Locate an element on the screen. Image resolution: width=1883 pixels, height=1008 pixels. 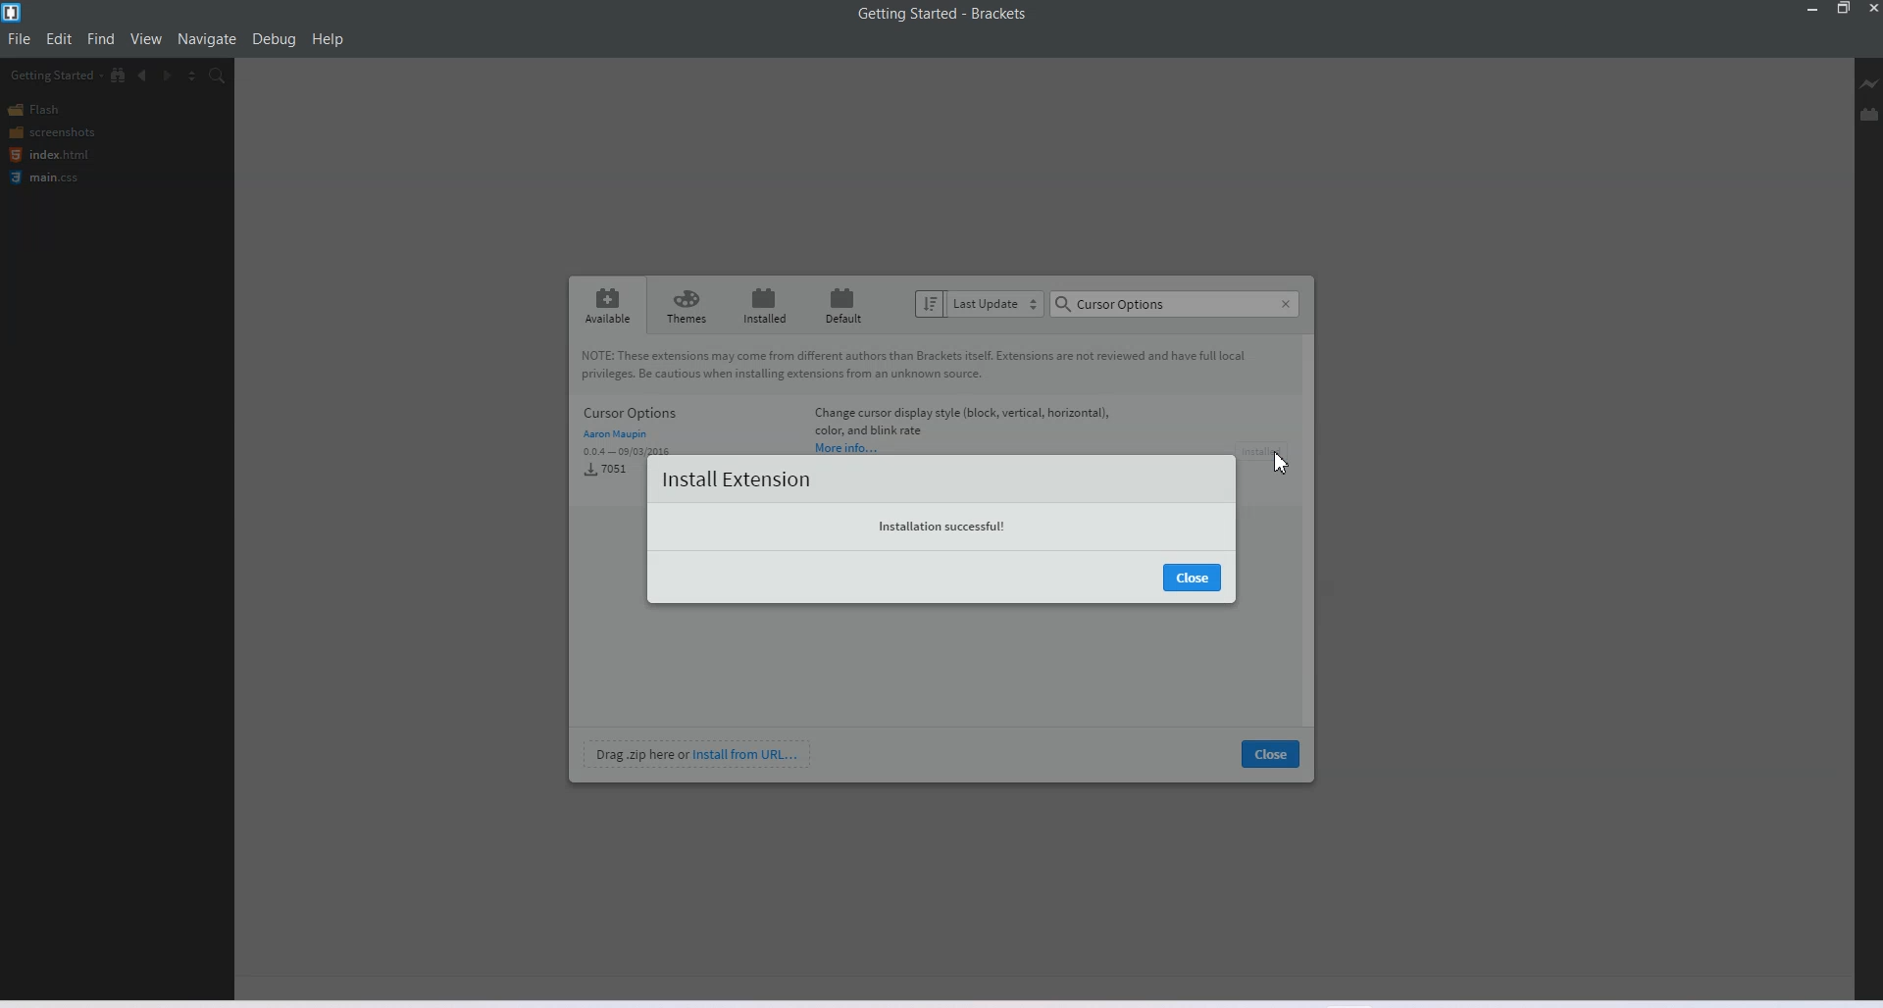
Debug is located at coordinates (274, 39).